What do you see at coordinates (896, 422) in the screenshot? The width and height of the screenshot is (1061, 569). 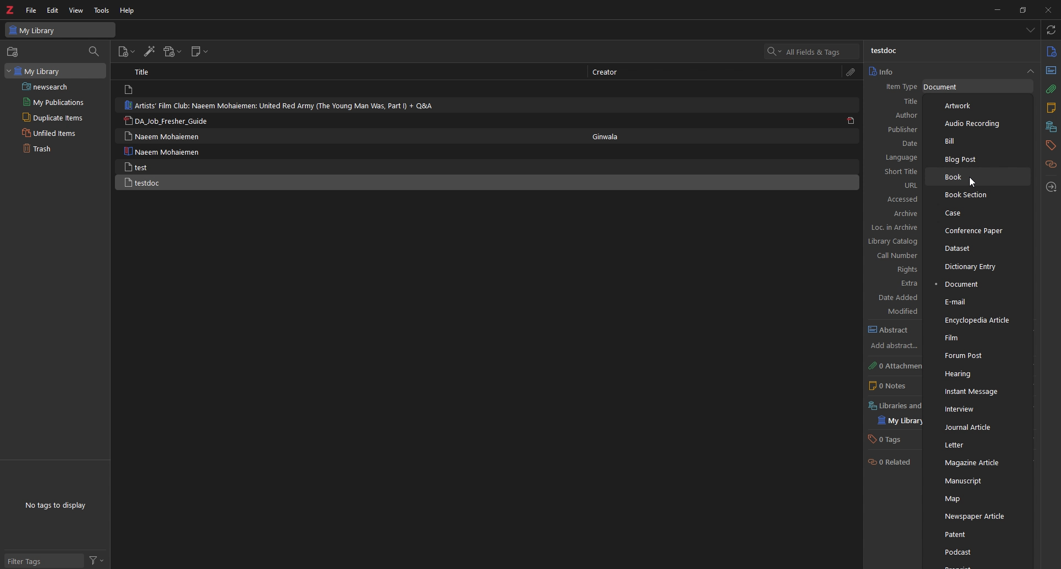 I see `My Library` at bounding box center [896, 422].